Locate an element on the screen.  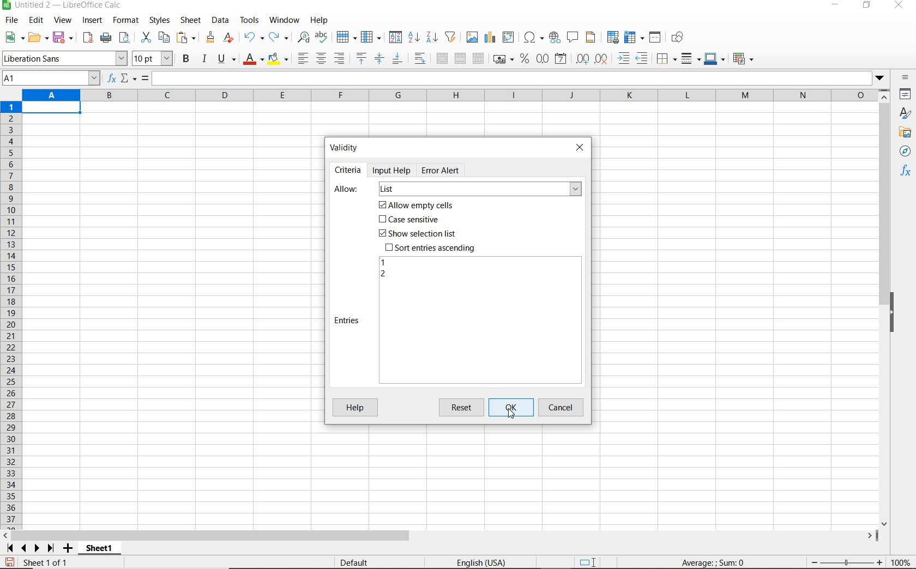
hide is located at coordinates (893, 314).